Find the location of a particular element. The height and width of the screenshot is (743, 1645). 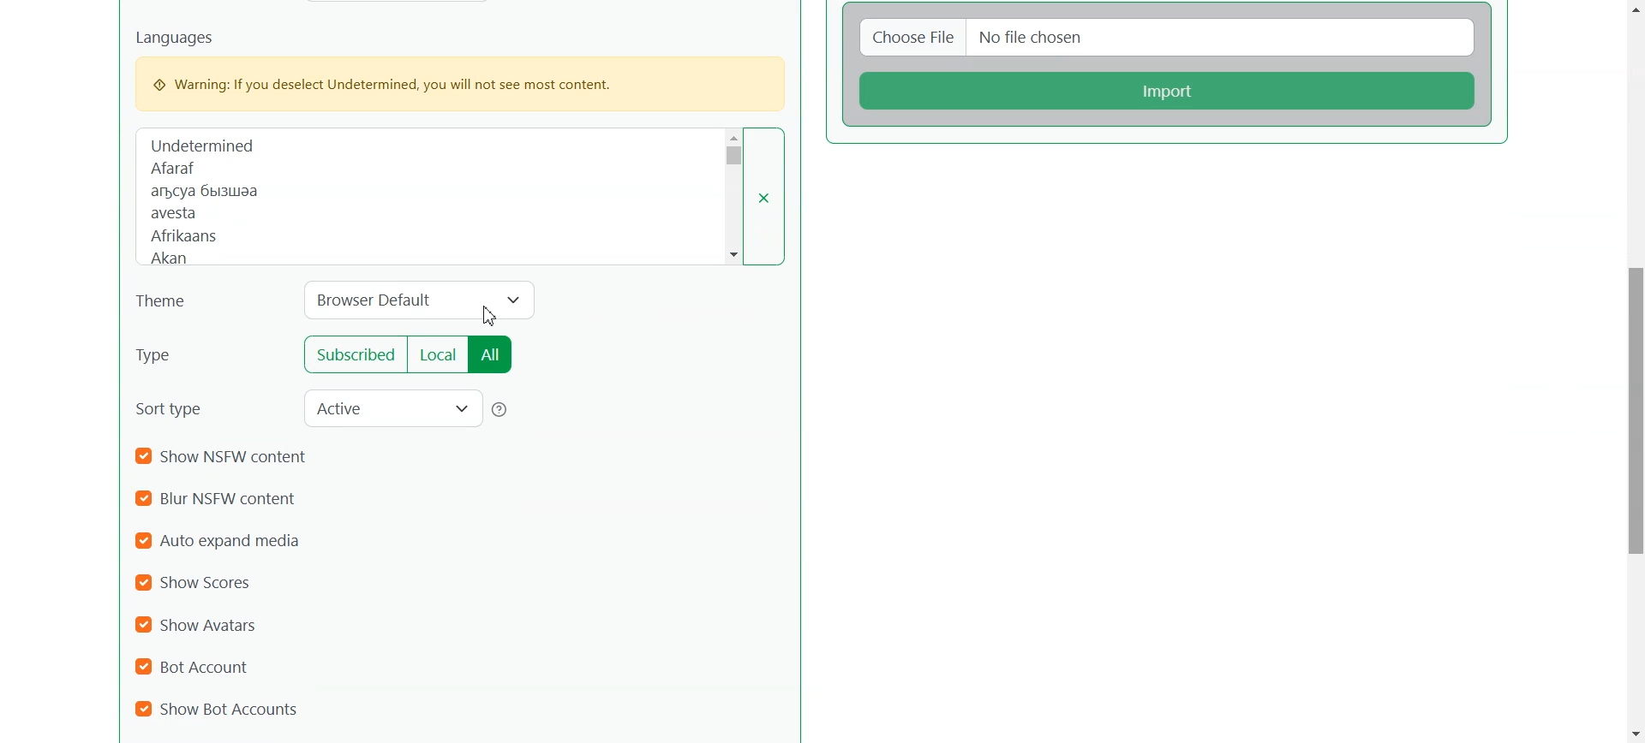

All is located at coordinates (493, 354).